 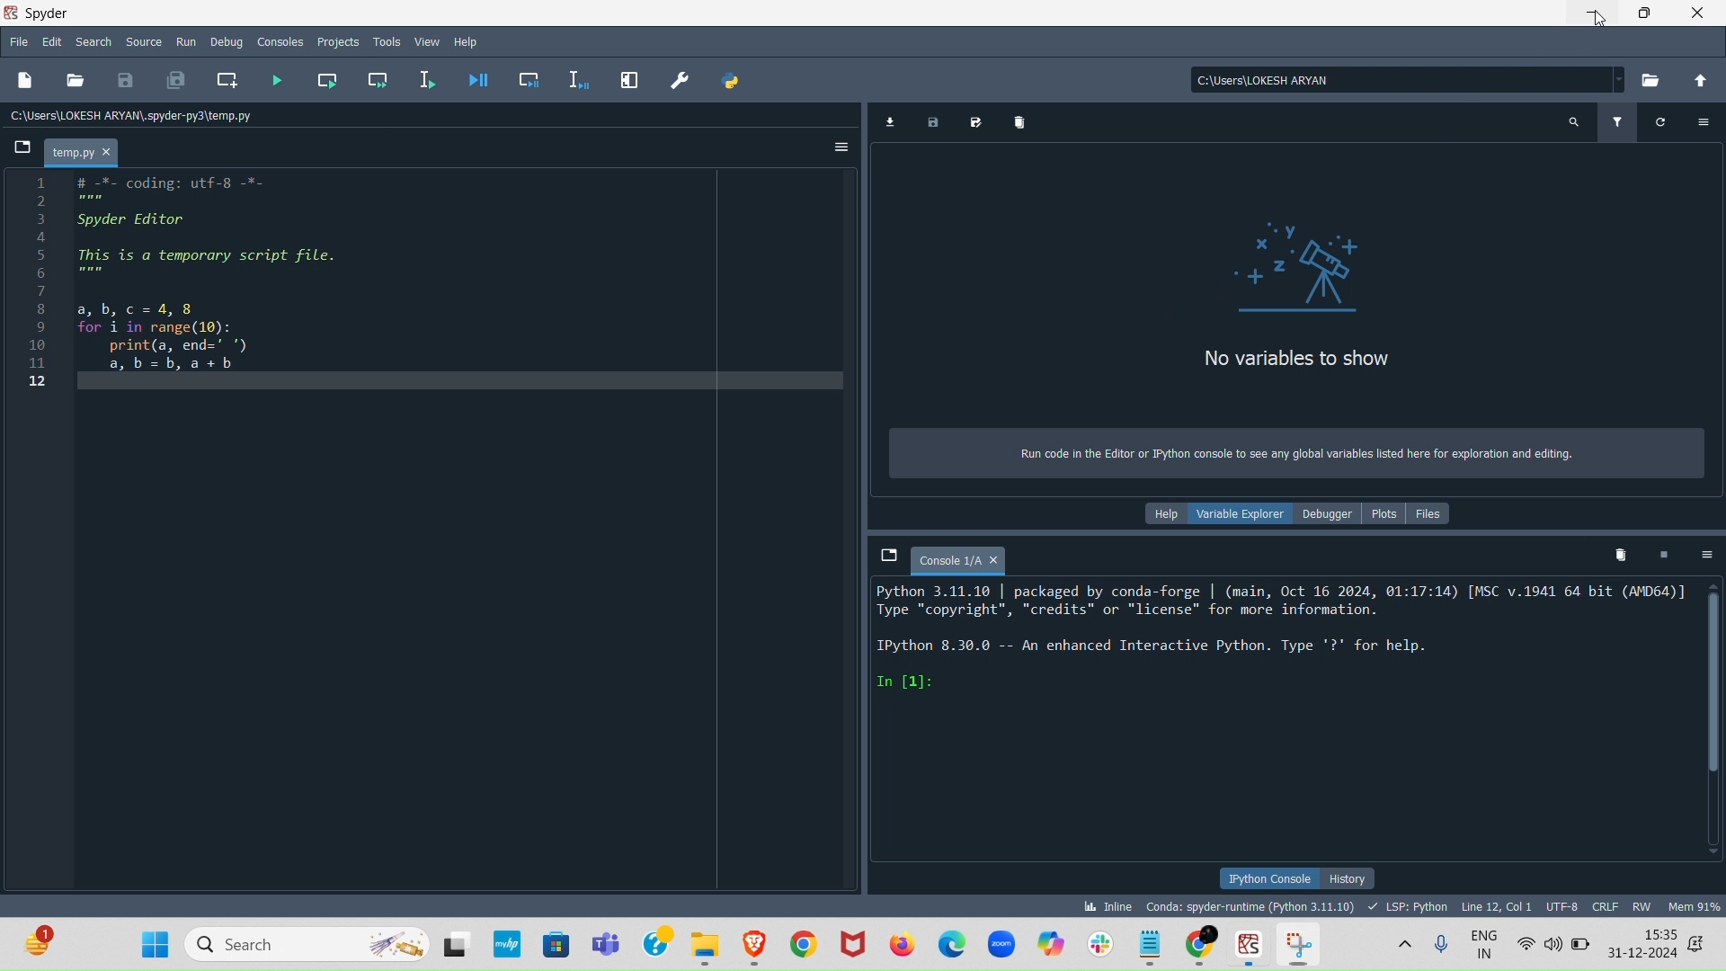 What do you see at coordinates (863, 945) in the screenshot?
I see `Wndows bar` at bounding box center [863, 945].